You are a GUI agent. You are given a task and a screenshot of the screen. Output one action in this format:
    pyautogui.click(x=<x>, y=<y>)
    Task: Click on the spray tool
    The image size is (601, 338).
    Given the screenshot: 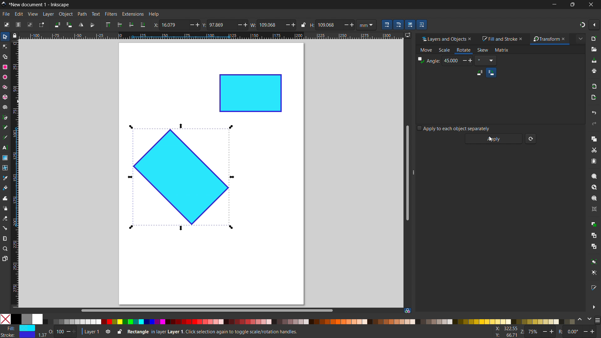 What is the action you would take?
    pyautogui.click(x=5, y=208)
    